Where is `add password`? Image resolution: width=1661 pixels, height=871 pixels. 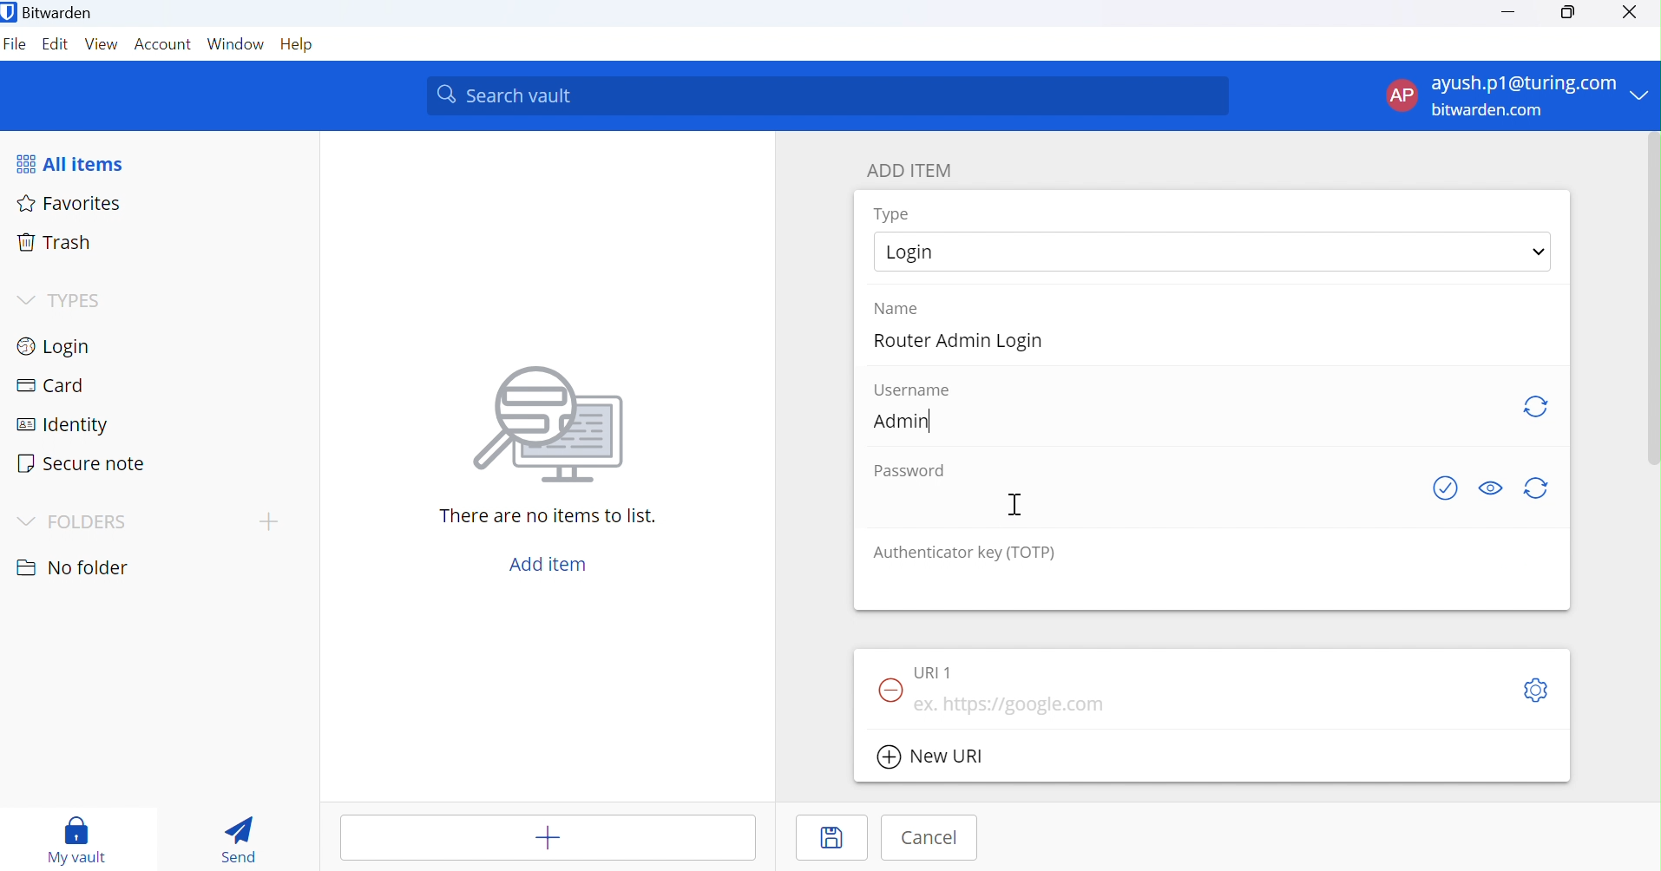 add password is located at coordinates (1140, 503).